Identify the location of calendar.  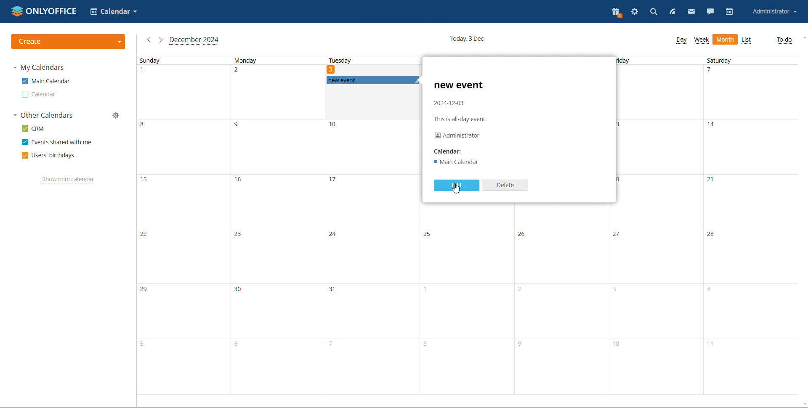
(731, 12).